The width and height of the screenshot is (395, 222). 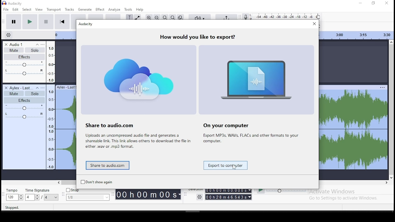 What do you see at coordinates (38, 88) in the screenshot?
I see `collapse` at bounding box center [38, 88].